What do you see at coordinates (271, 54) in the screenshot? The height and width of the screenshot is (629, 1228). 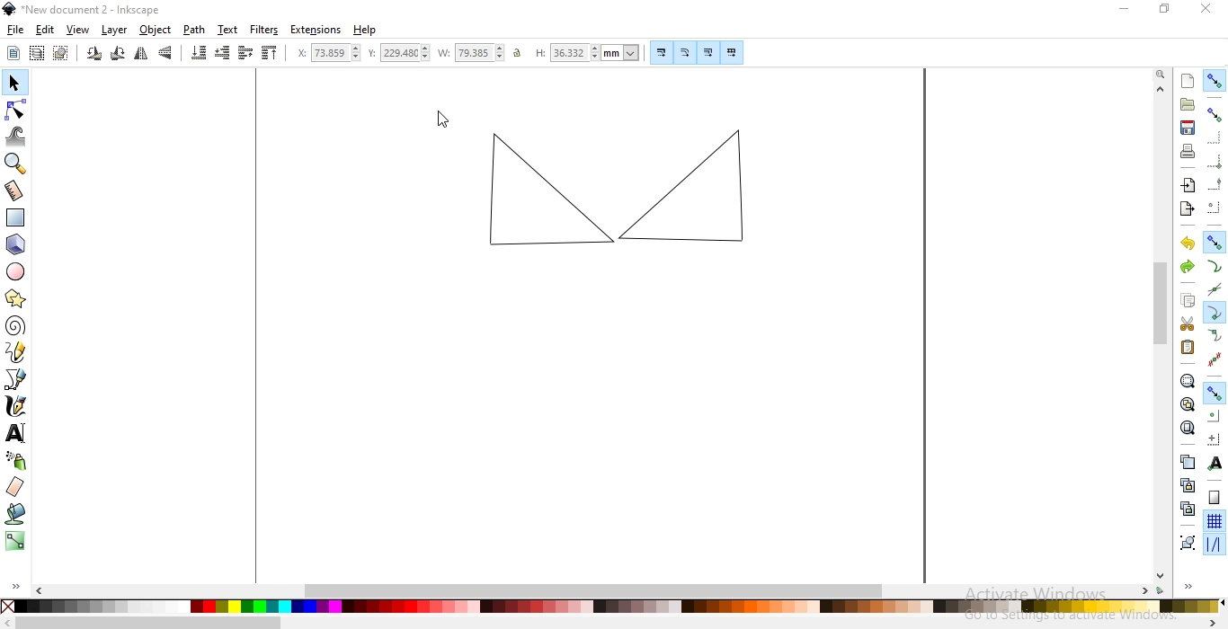 I see `raise selection to top` at bounding box center [271, 54].